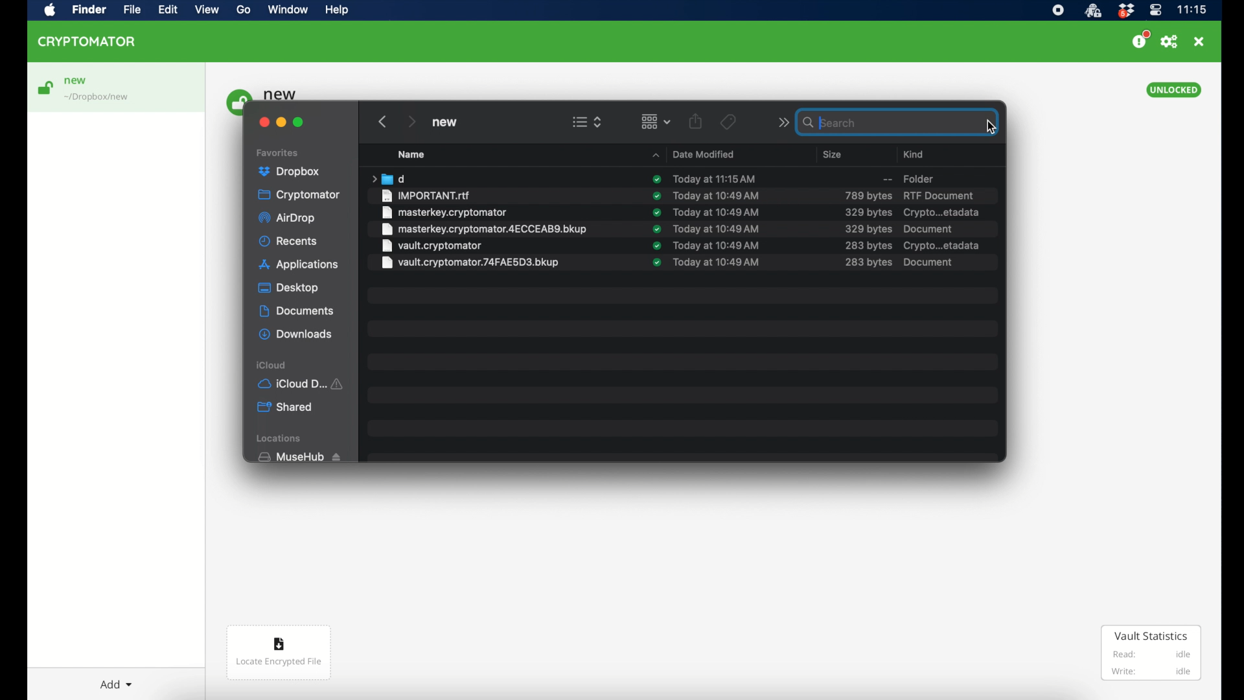  What do you see at coordinates (656, 212) in the screenshot?
I see `sync` at bounding box center [656, 212].